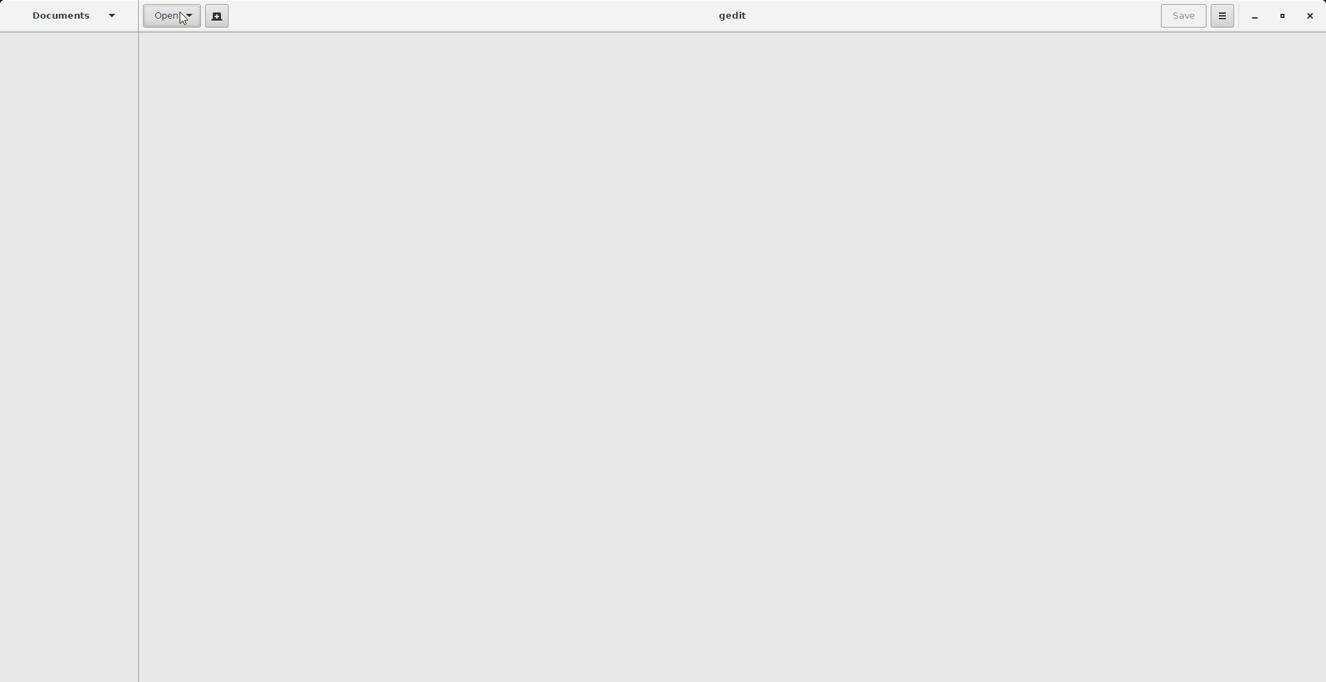 The image size is (1326, 682). I want to click on New, so click(221, 14).